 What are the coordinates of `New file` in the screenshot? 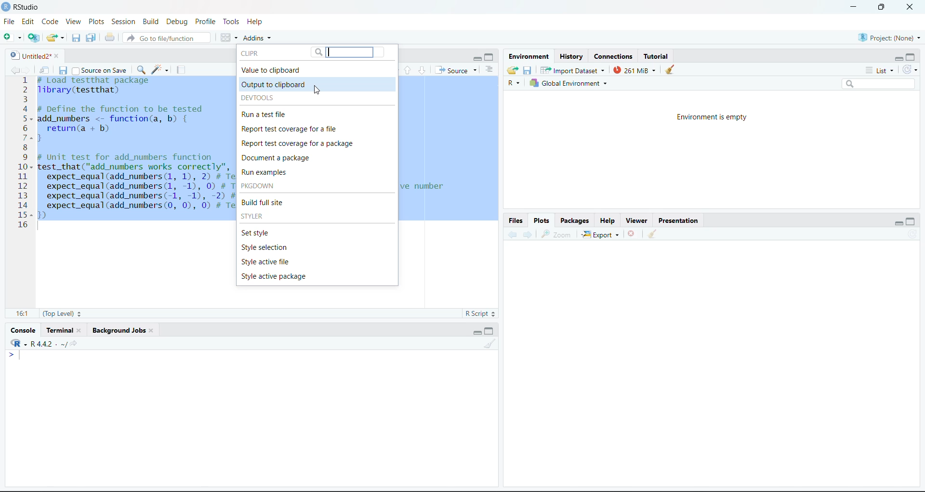 It's located at (12, 38).